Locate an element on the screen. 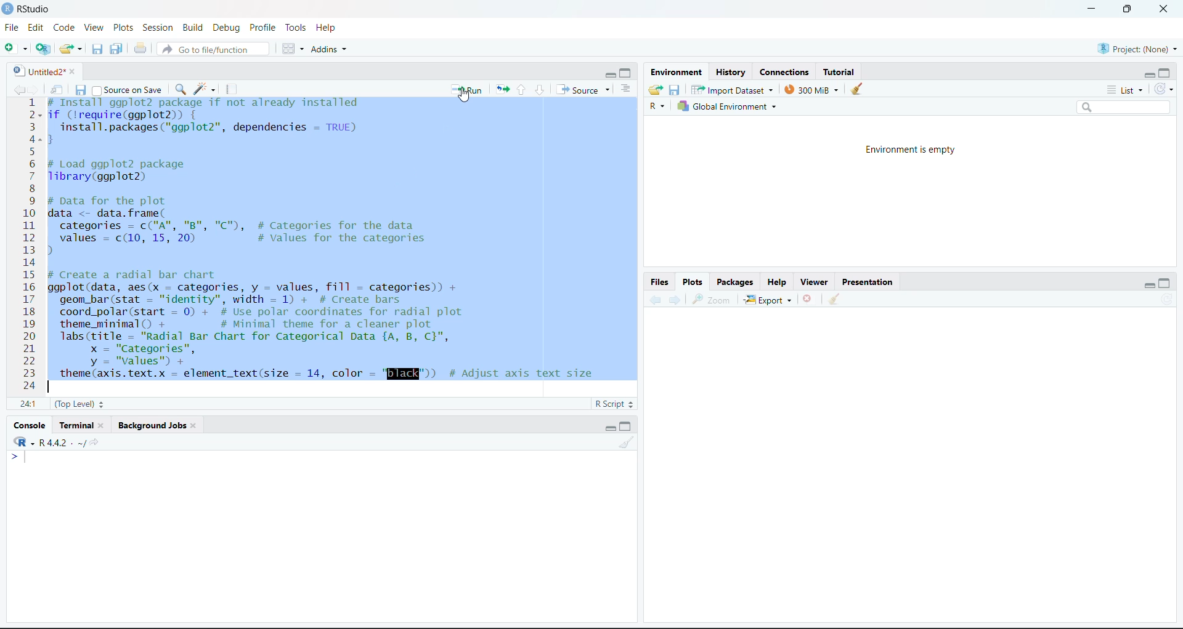 This screenshot has width=1183, height=629. R Script  is located at coordinates (609, 404).